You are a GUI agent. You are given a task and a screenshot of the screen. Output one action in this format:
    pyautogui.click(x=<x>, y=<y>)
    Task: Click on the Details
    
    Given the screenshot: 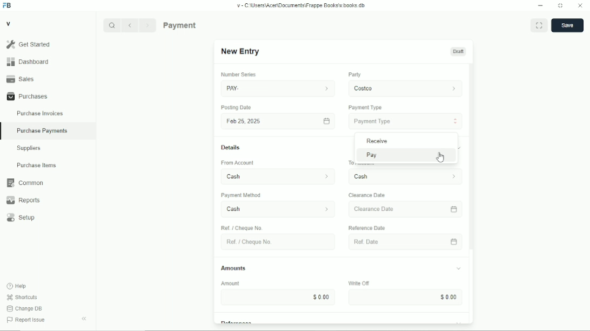 What is the action you would take?
    pyautogui.click(x=231, y=148)
    